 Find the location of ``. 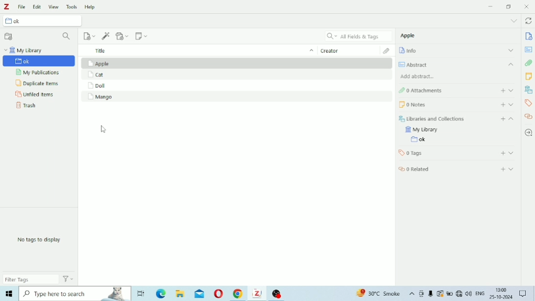

 is located at coordinates (8, 294).